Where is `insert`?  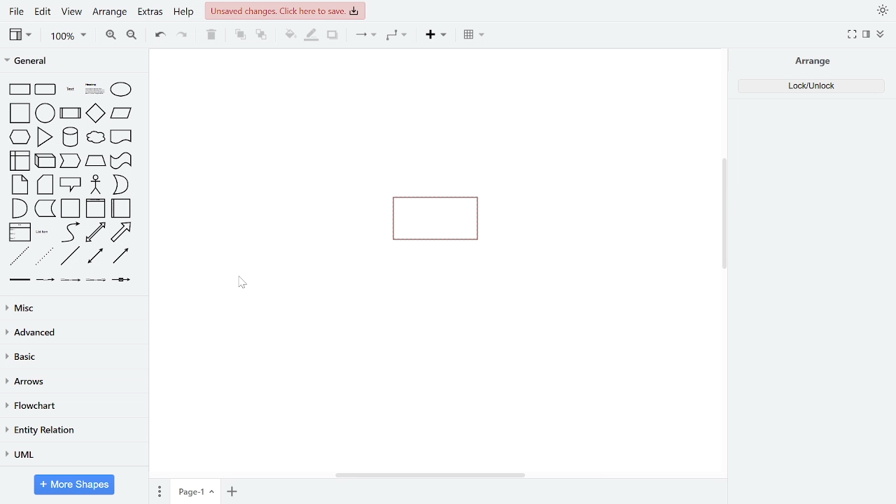 insert is located at coordinates (437, 35).